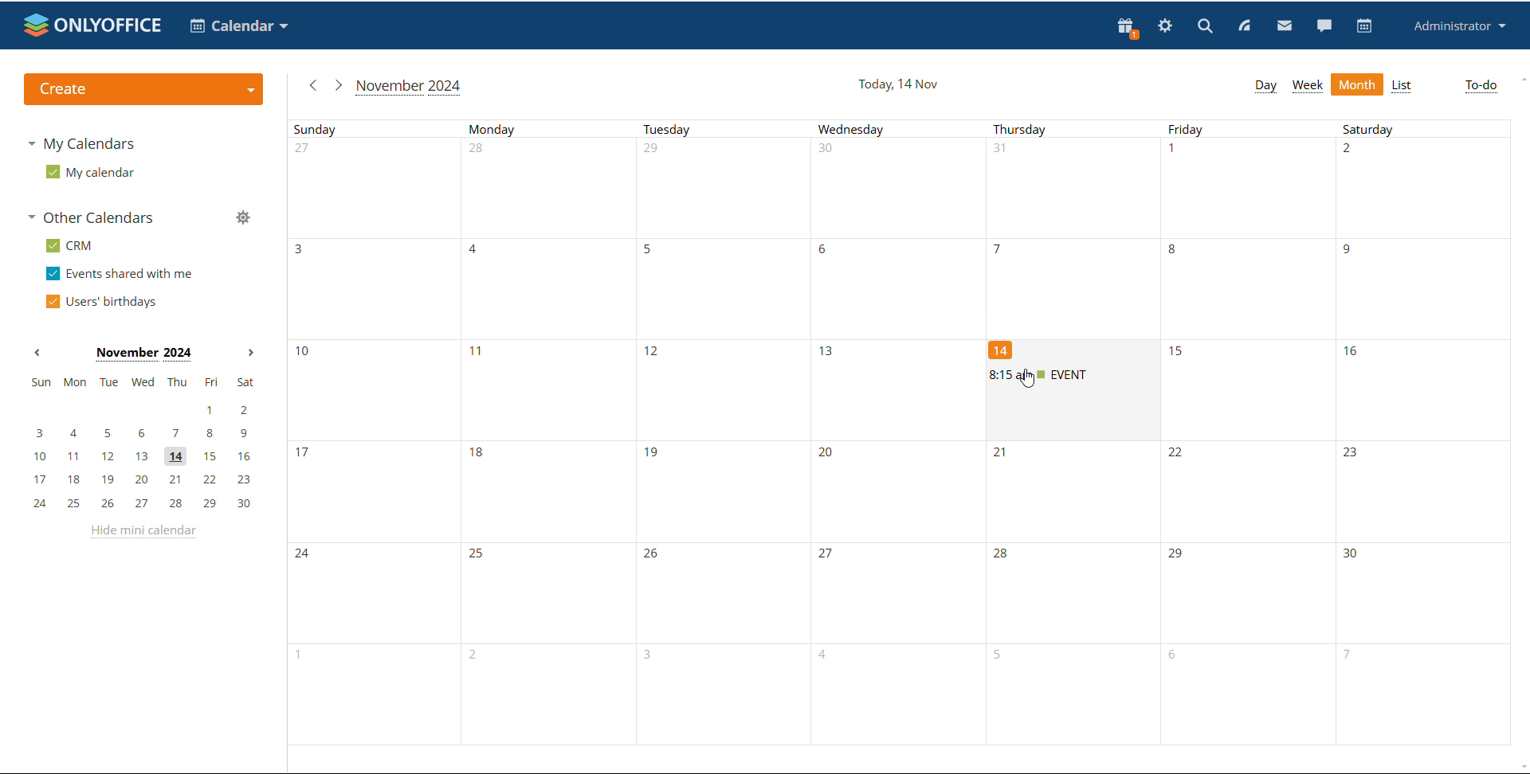 The width and height of the screenshot is (1530, 774). Describe the element at coordinates (102, 302) in the screenshot. I see `users' birthdays` at that location.